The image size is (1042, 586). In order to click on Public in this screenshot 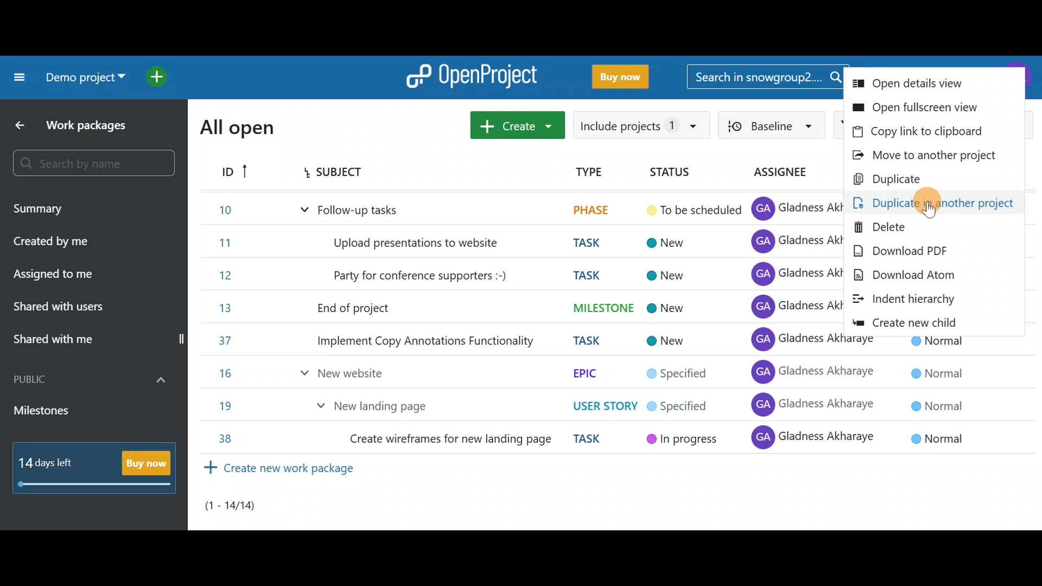, I will do `click(91, 380)`.